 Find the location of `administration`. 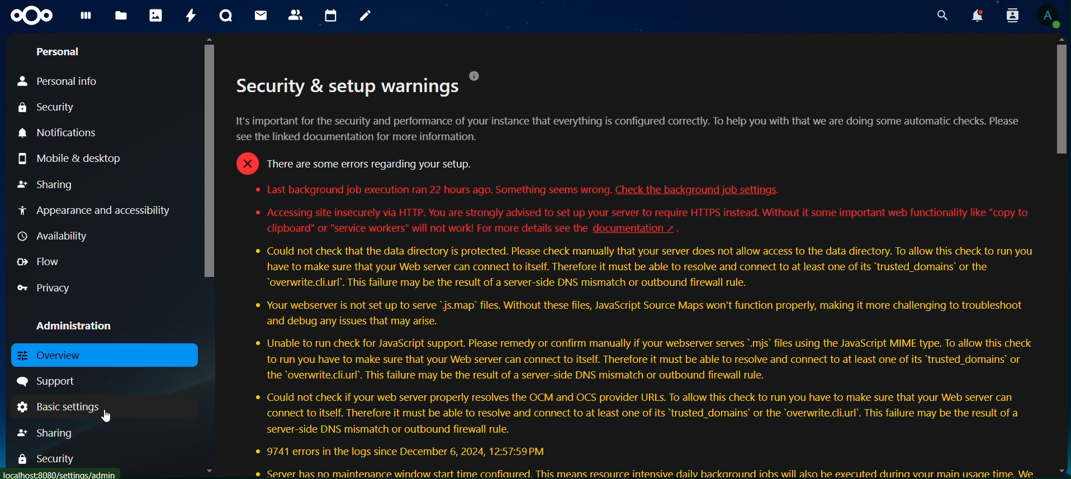

administration is located at coordinates (82, 327).